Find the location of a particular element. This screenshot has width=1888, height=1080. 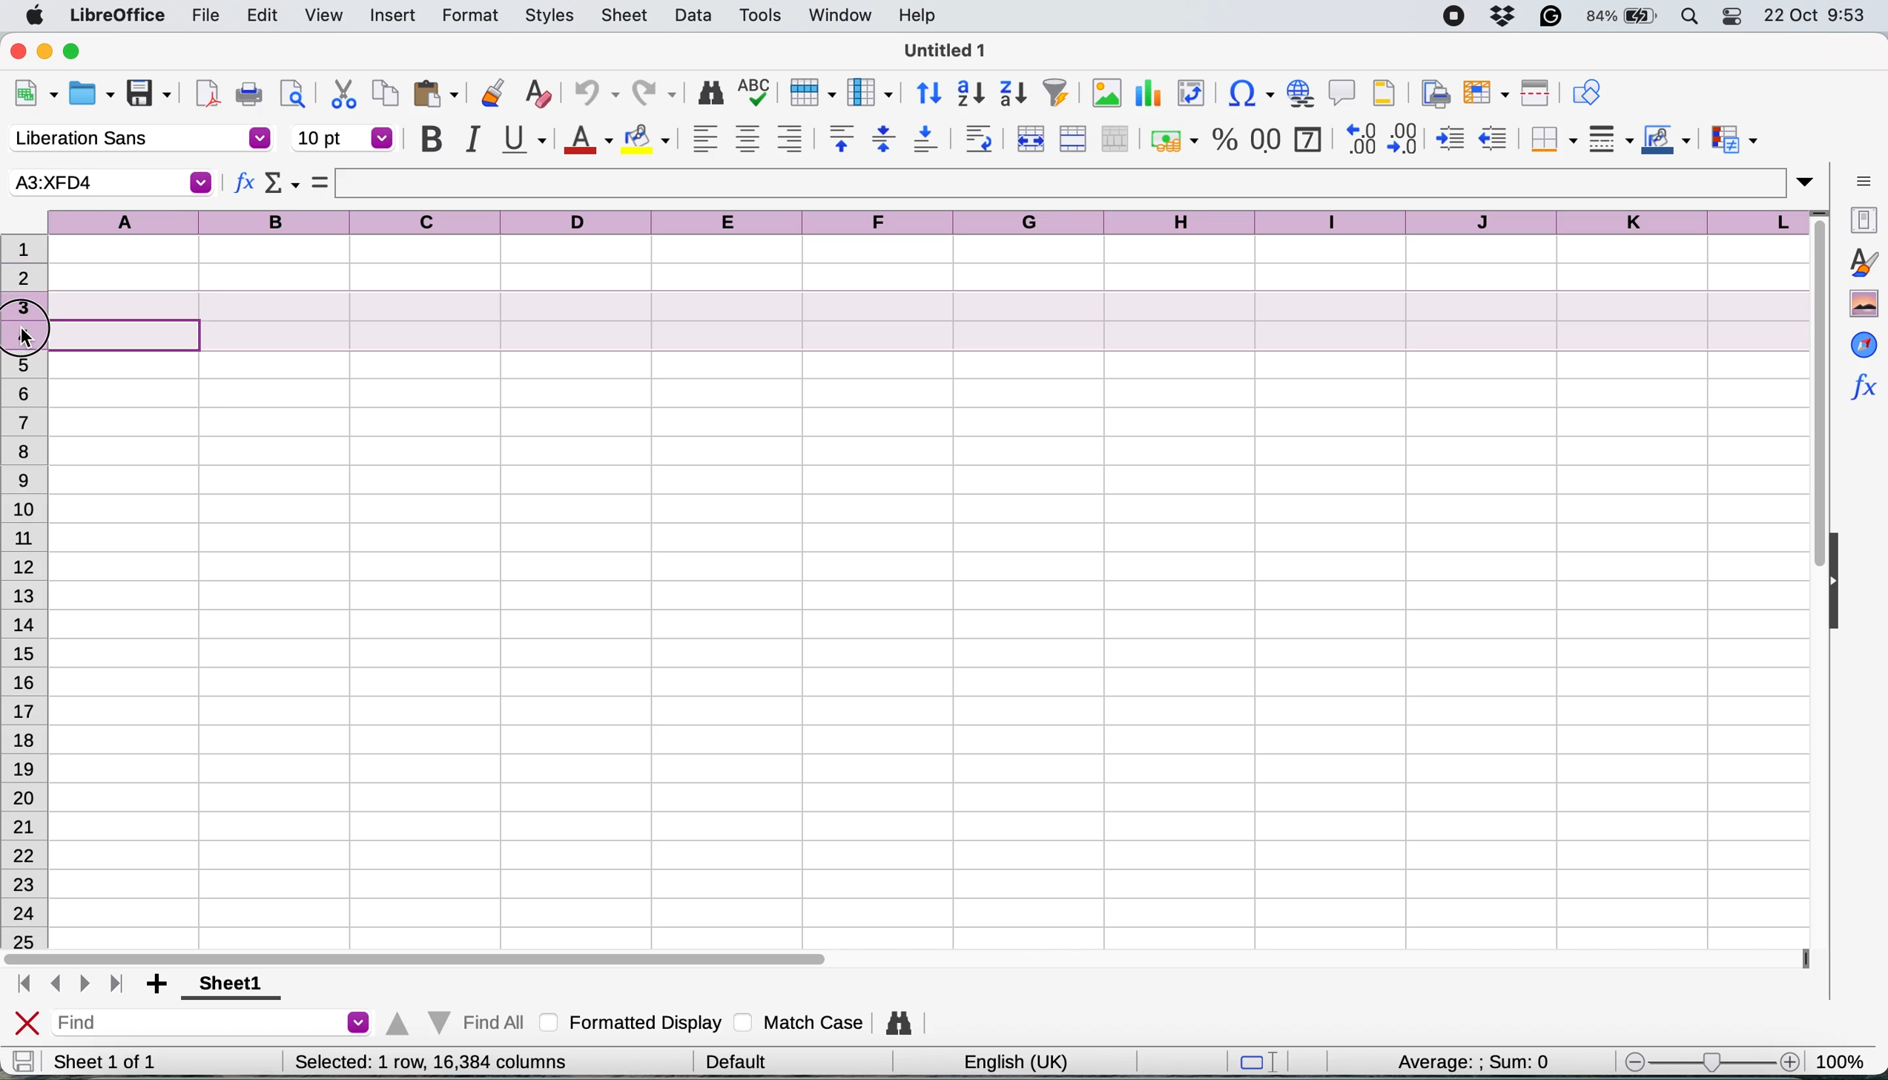

match case is located at coordinates (799, 1021).